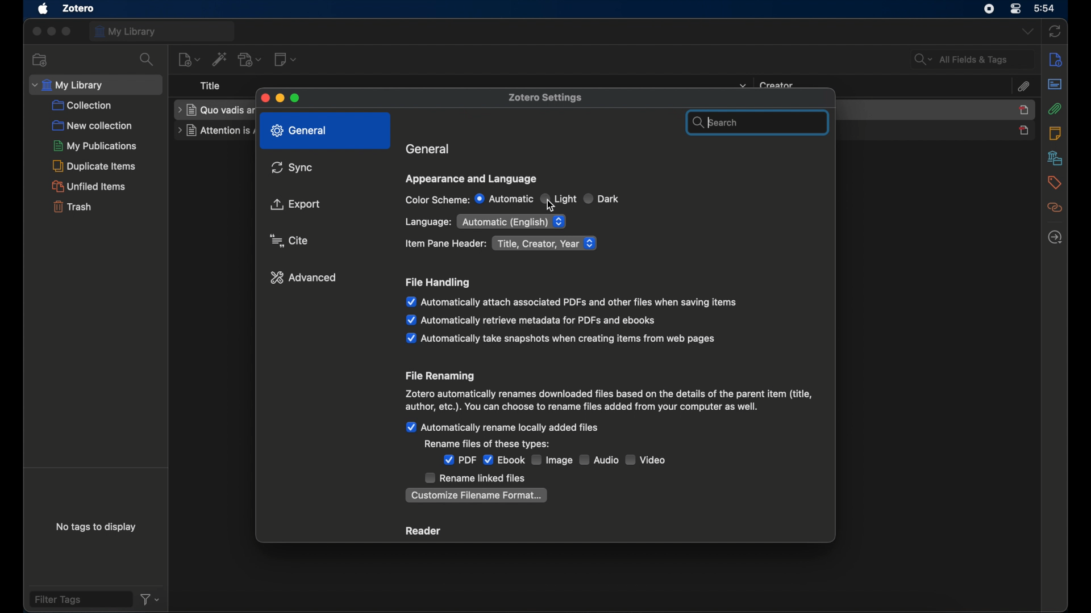  What do you see at coordinates (219, 59) in the screenshot?
I see `add items by identifier` at bounding box center [219, 59].